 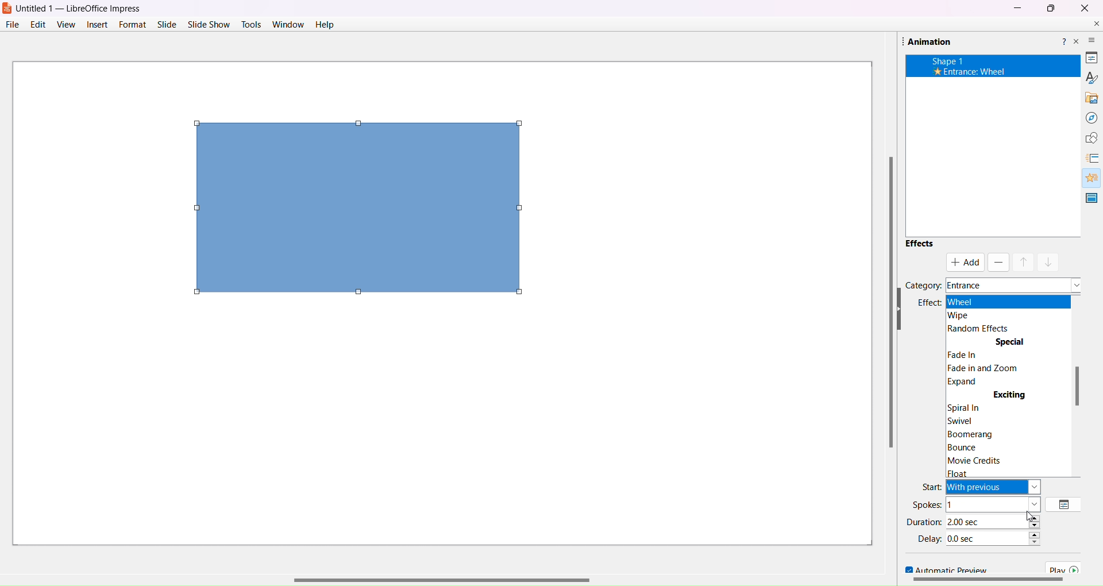 I want to click on Window, so click(x=288, y=24).